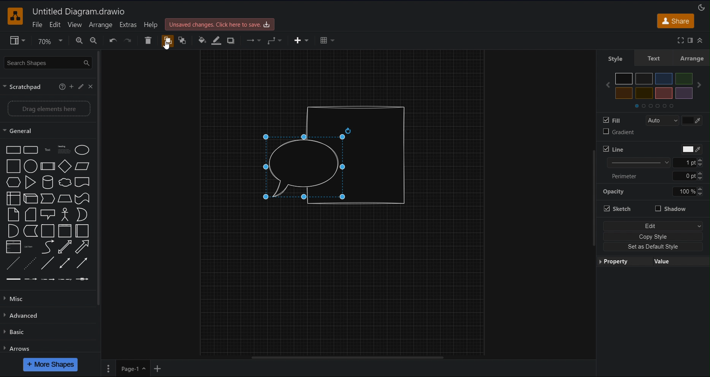 The width and height of the screenshot is (710, 377). Describe the element at coordinates (692, 120) in the screenshot. I see `Color picker` at that location.